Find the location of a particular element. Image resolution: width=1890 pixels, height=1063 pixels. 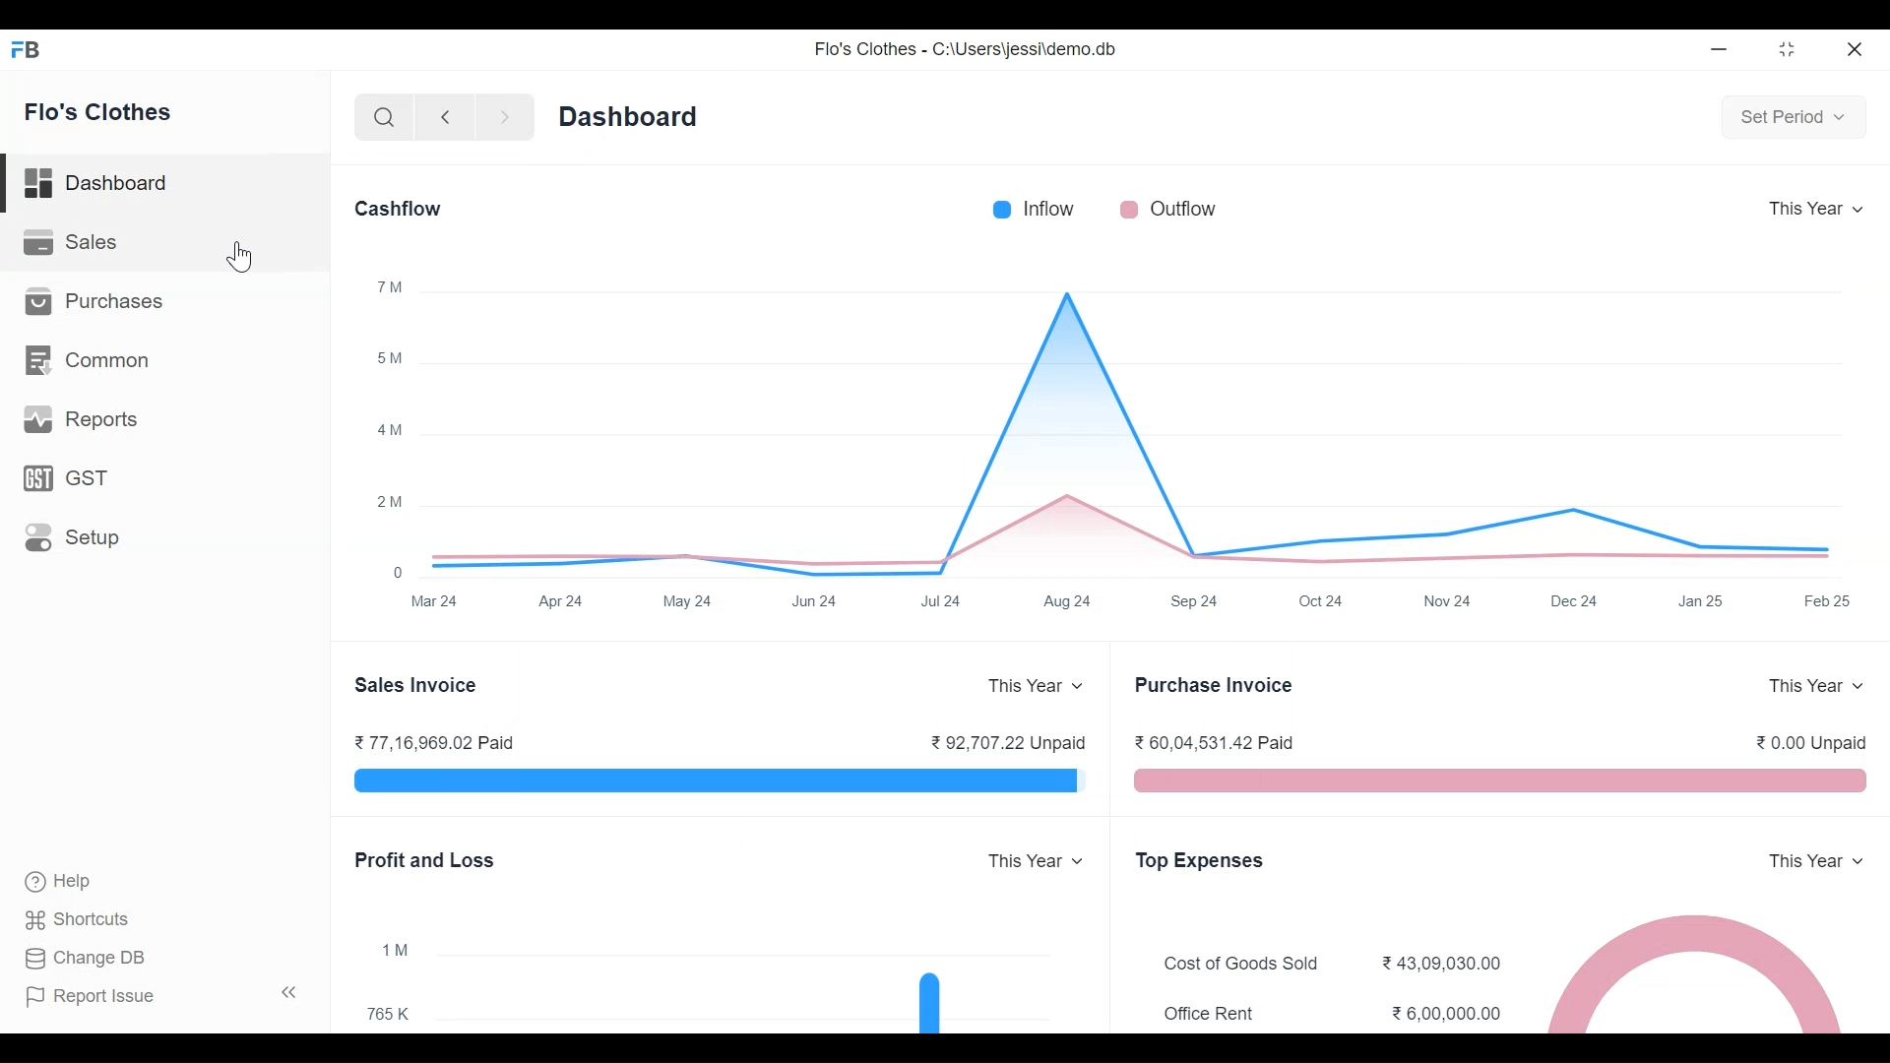

Purchase Invoice is located at coordinates (1220, 687).